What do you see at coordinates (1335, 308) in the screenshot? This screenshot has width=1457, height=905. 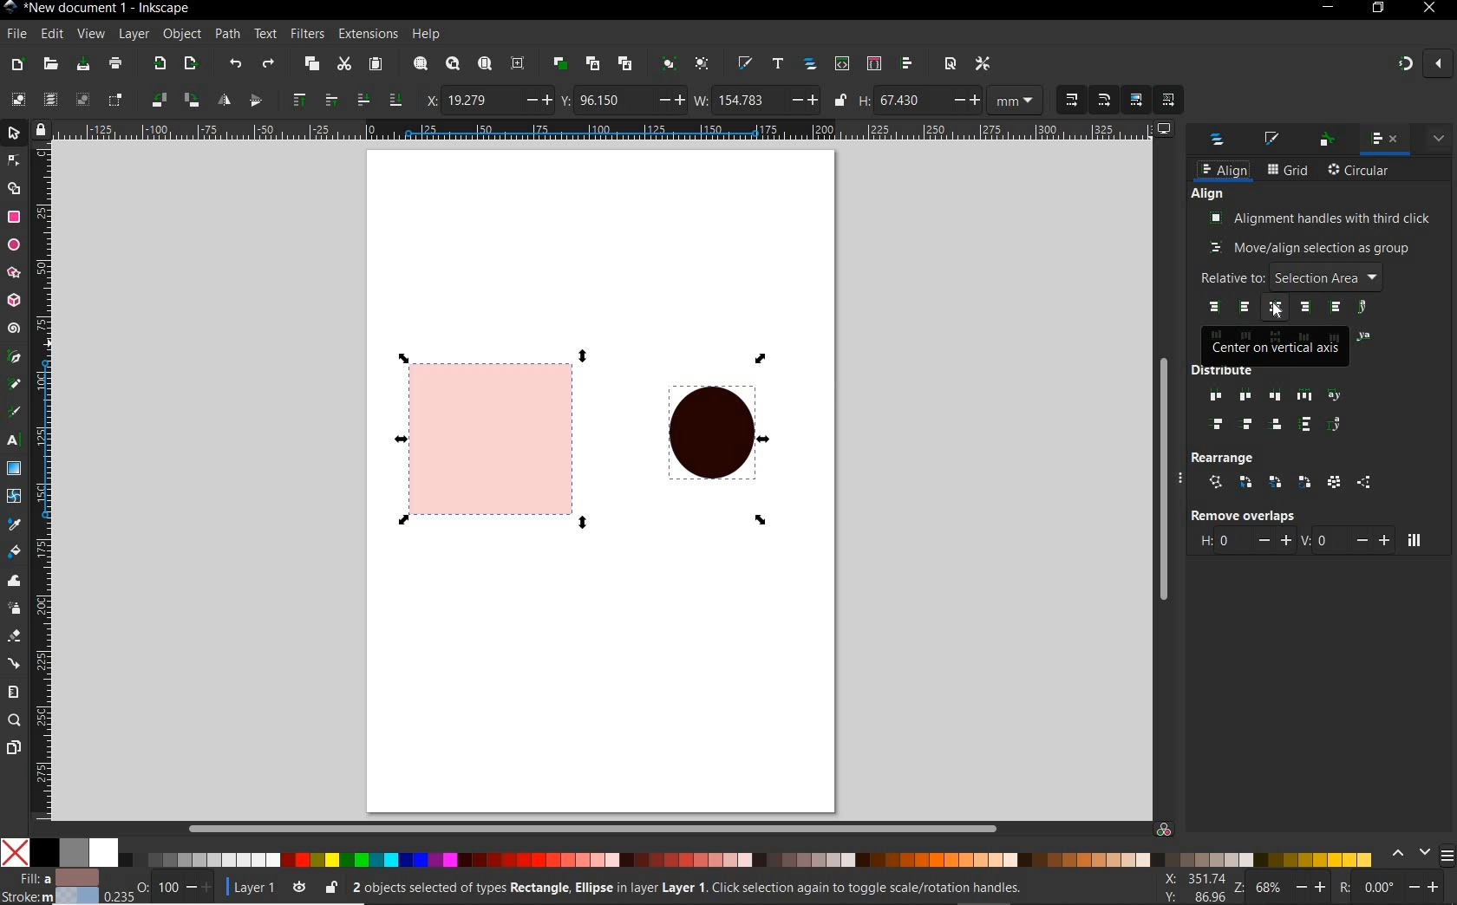 I see `ALIGN LEFT EDGES OF OBJECTS TO THE RIGHT EDGE OF ANCHOR` at bounding box center [1335, 308].